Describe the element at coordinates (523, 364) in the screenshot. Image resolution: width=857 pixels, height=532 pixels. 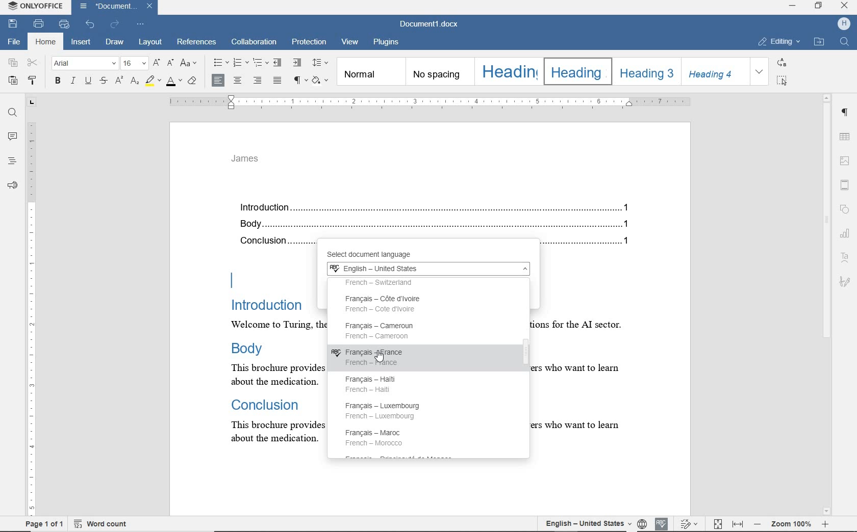
I see `scrollbar` at that location.